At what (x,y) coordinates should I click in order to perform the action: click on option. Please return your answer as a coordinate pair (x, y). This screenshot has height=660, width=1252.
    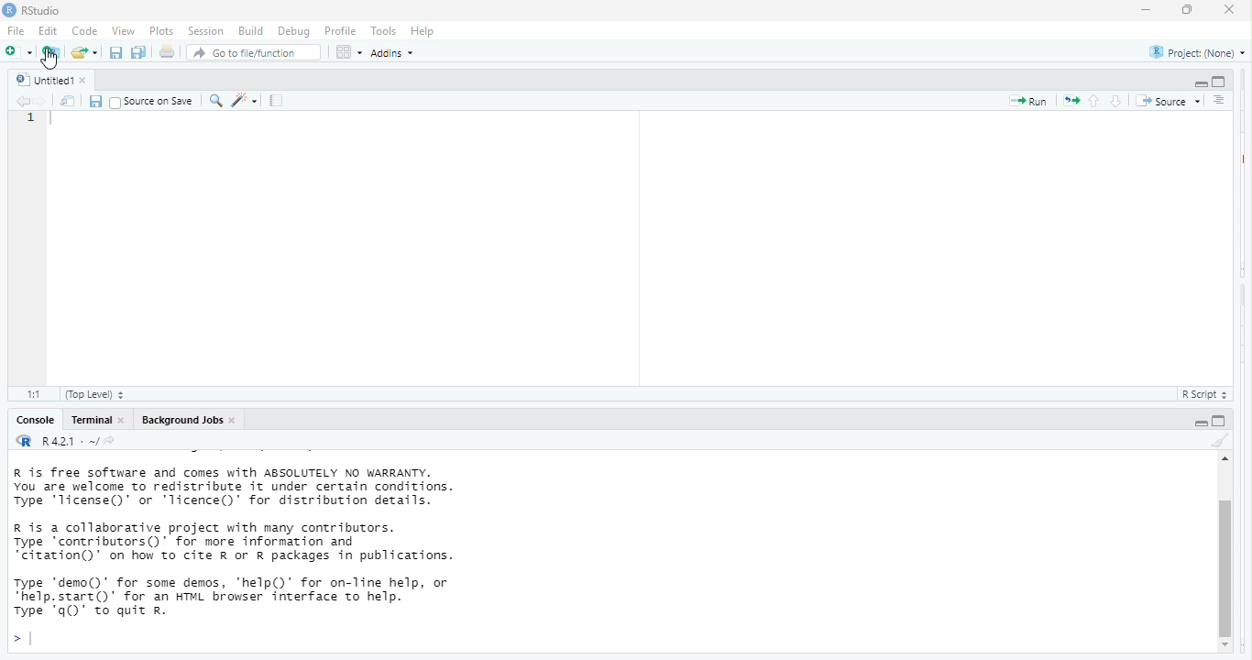
    Looking at the image, I should click on (347, 52).